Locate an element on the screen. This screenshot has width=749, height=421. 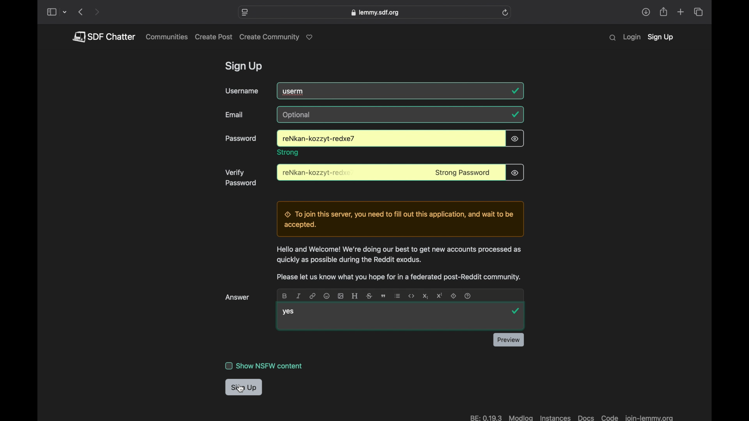
Server joining notification is located at coordinates (399, 219).